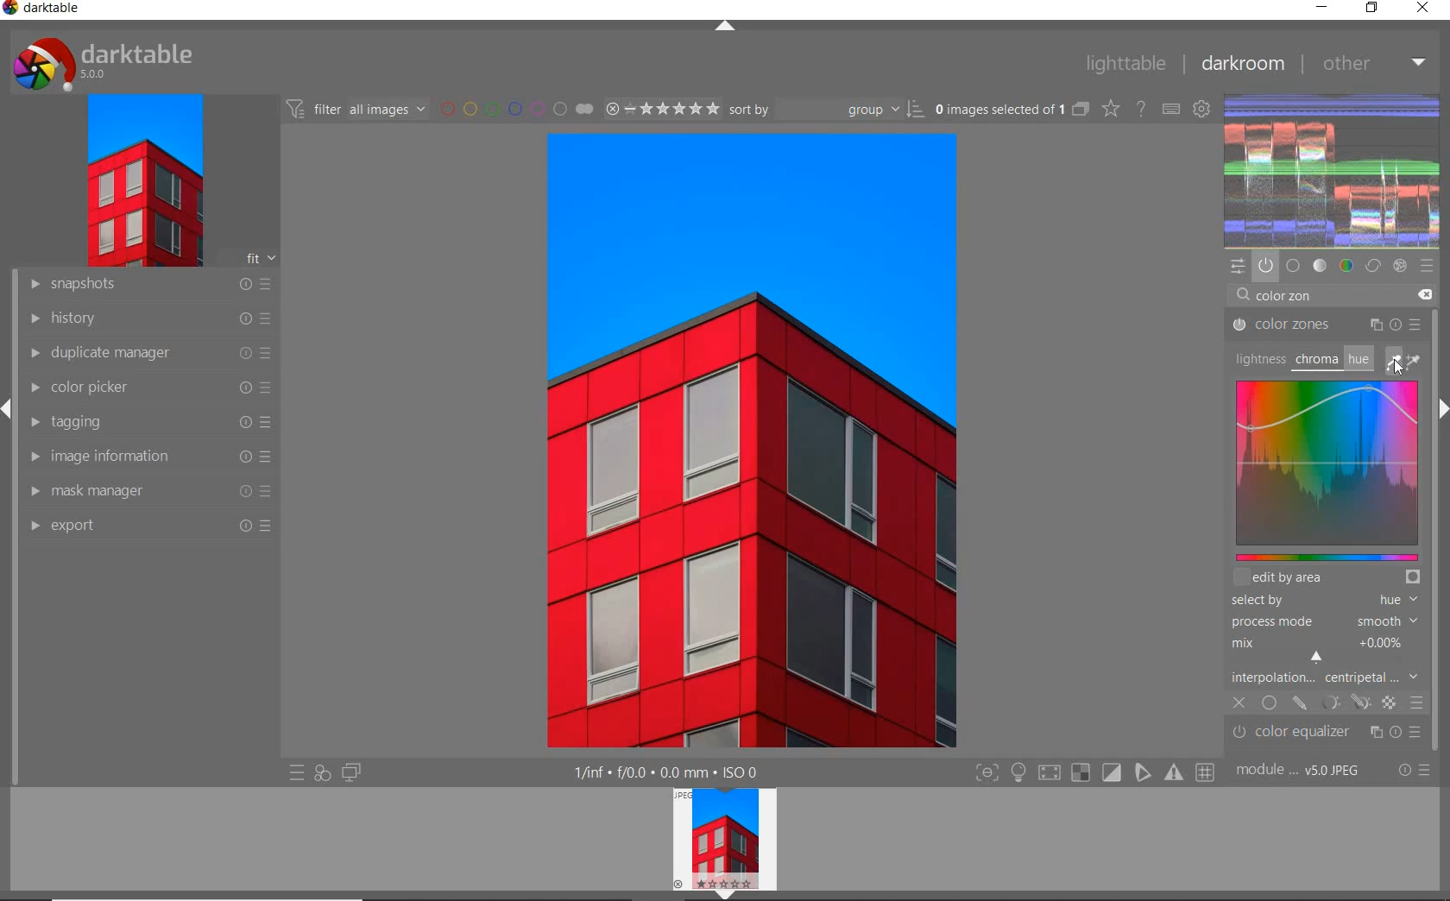 The width and height of the screenshot is (1450, 901). I want to click on display a second darkroom image widow, so click(351, 771).